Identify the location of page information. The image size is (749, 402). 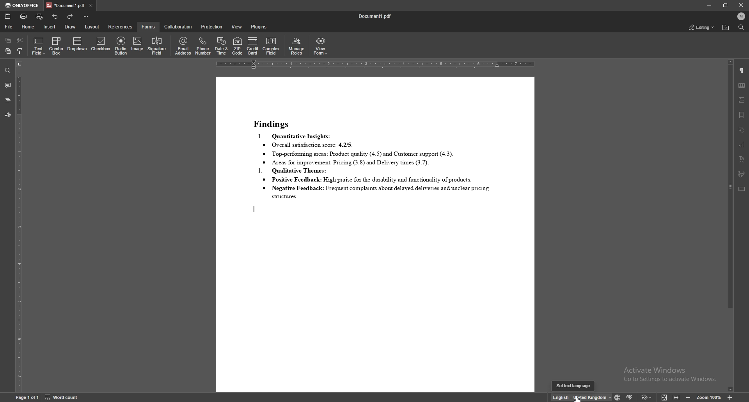
(26, 398).